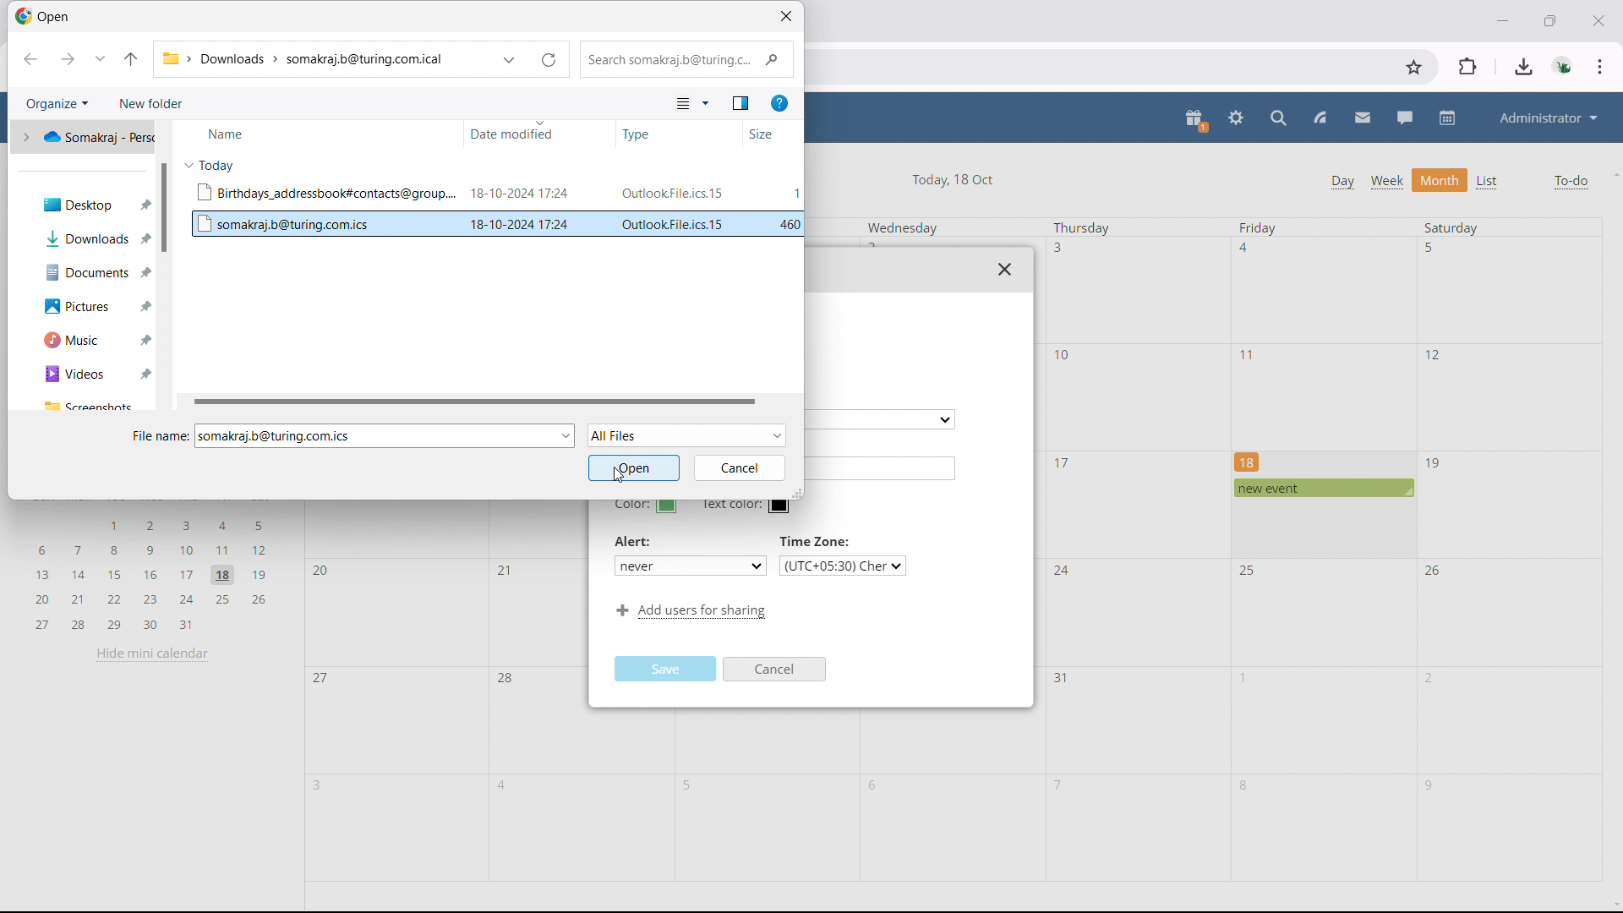 Image resolution: width=1623 pixels, height=913 pixels. Describe the element at coordinates (1386, 181) in the screenshot. I see `week` at that location.